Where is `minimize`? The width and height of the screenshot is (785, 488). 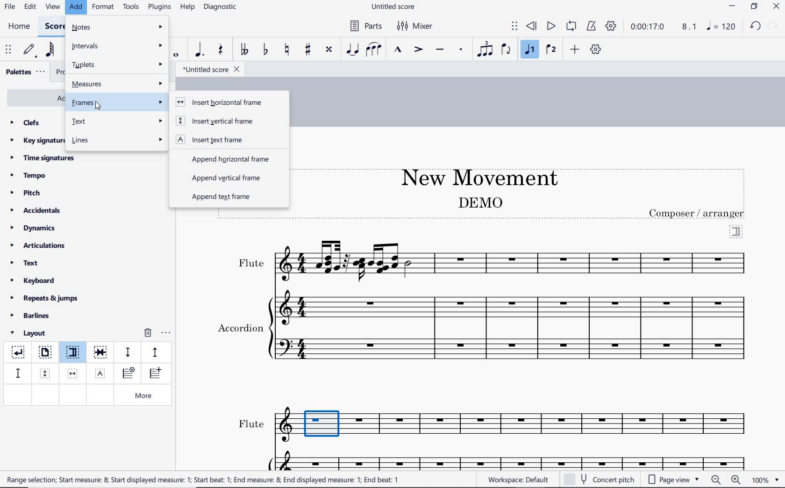
minimize is located at coordinates (732, 7).